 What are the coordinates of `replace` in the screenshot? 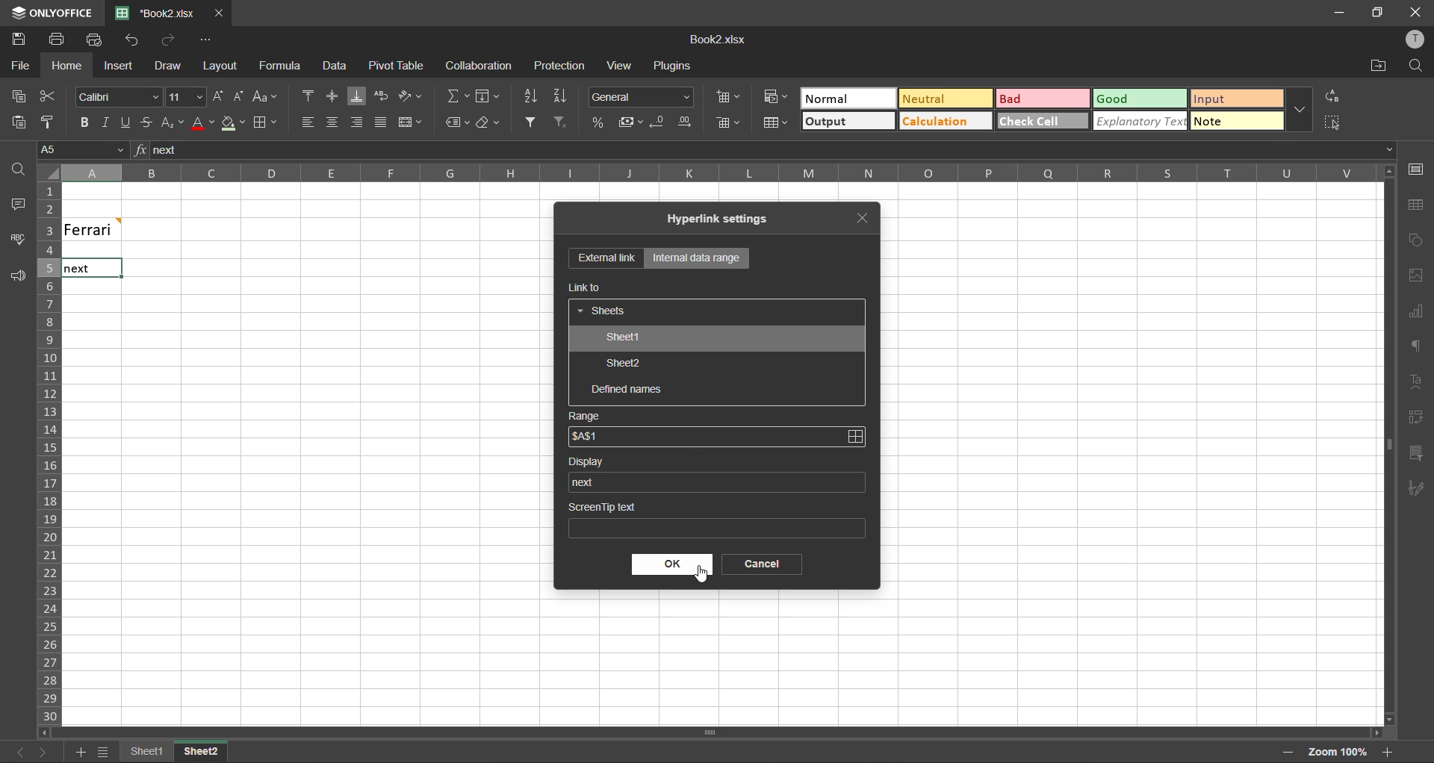 It's located at (1333, 95).